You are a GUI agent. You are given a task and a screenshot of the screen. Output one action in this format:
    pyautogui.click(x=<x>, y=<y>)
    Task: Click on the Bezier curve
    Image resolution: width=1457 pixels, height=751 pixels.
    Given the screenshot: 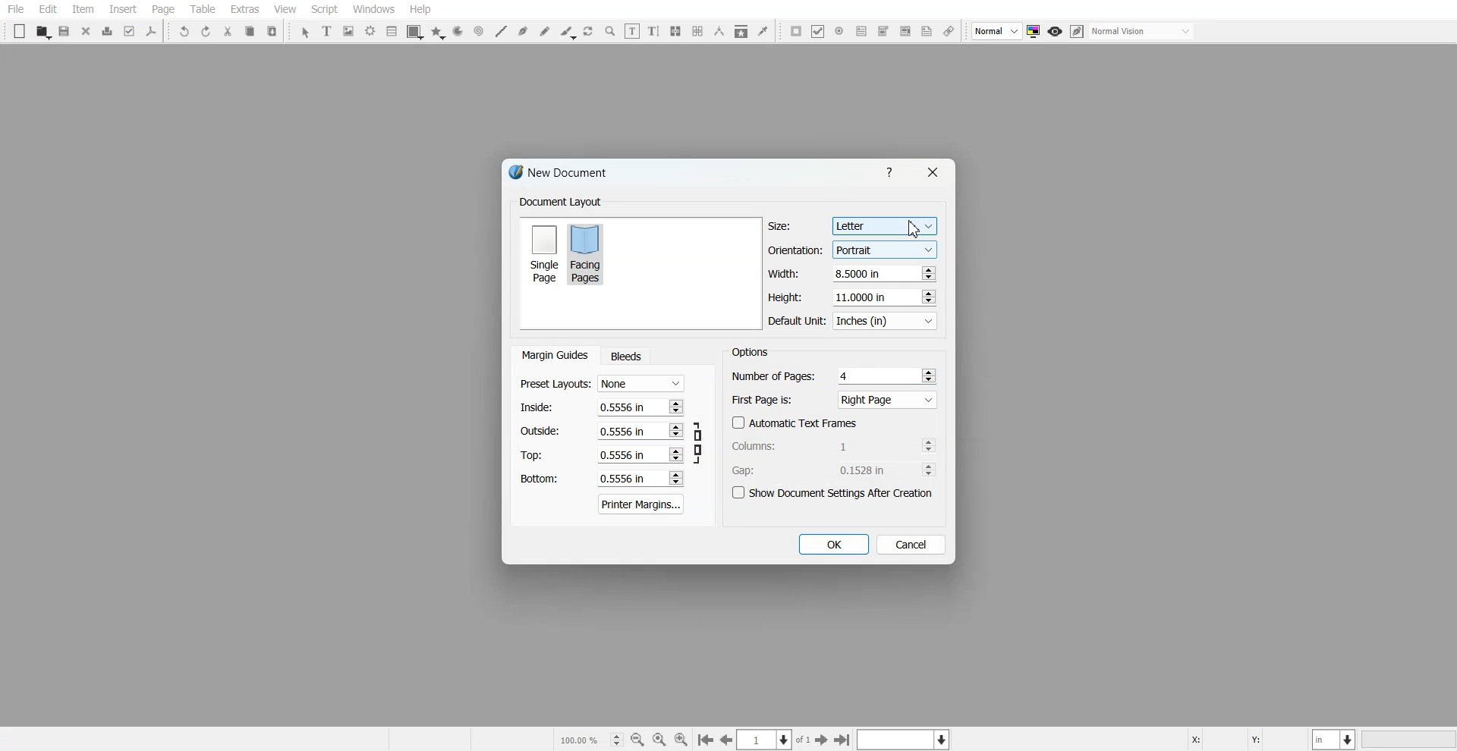 What is the action you would take?
    pyautogui.click(x=523, y=31)
    